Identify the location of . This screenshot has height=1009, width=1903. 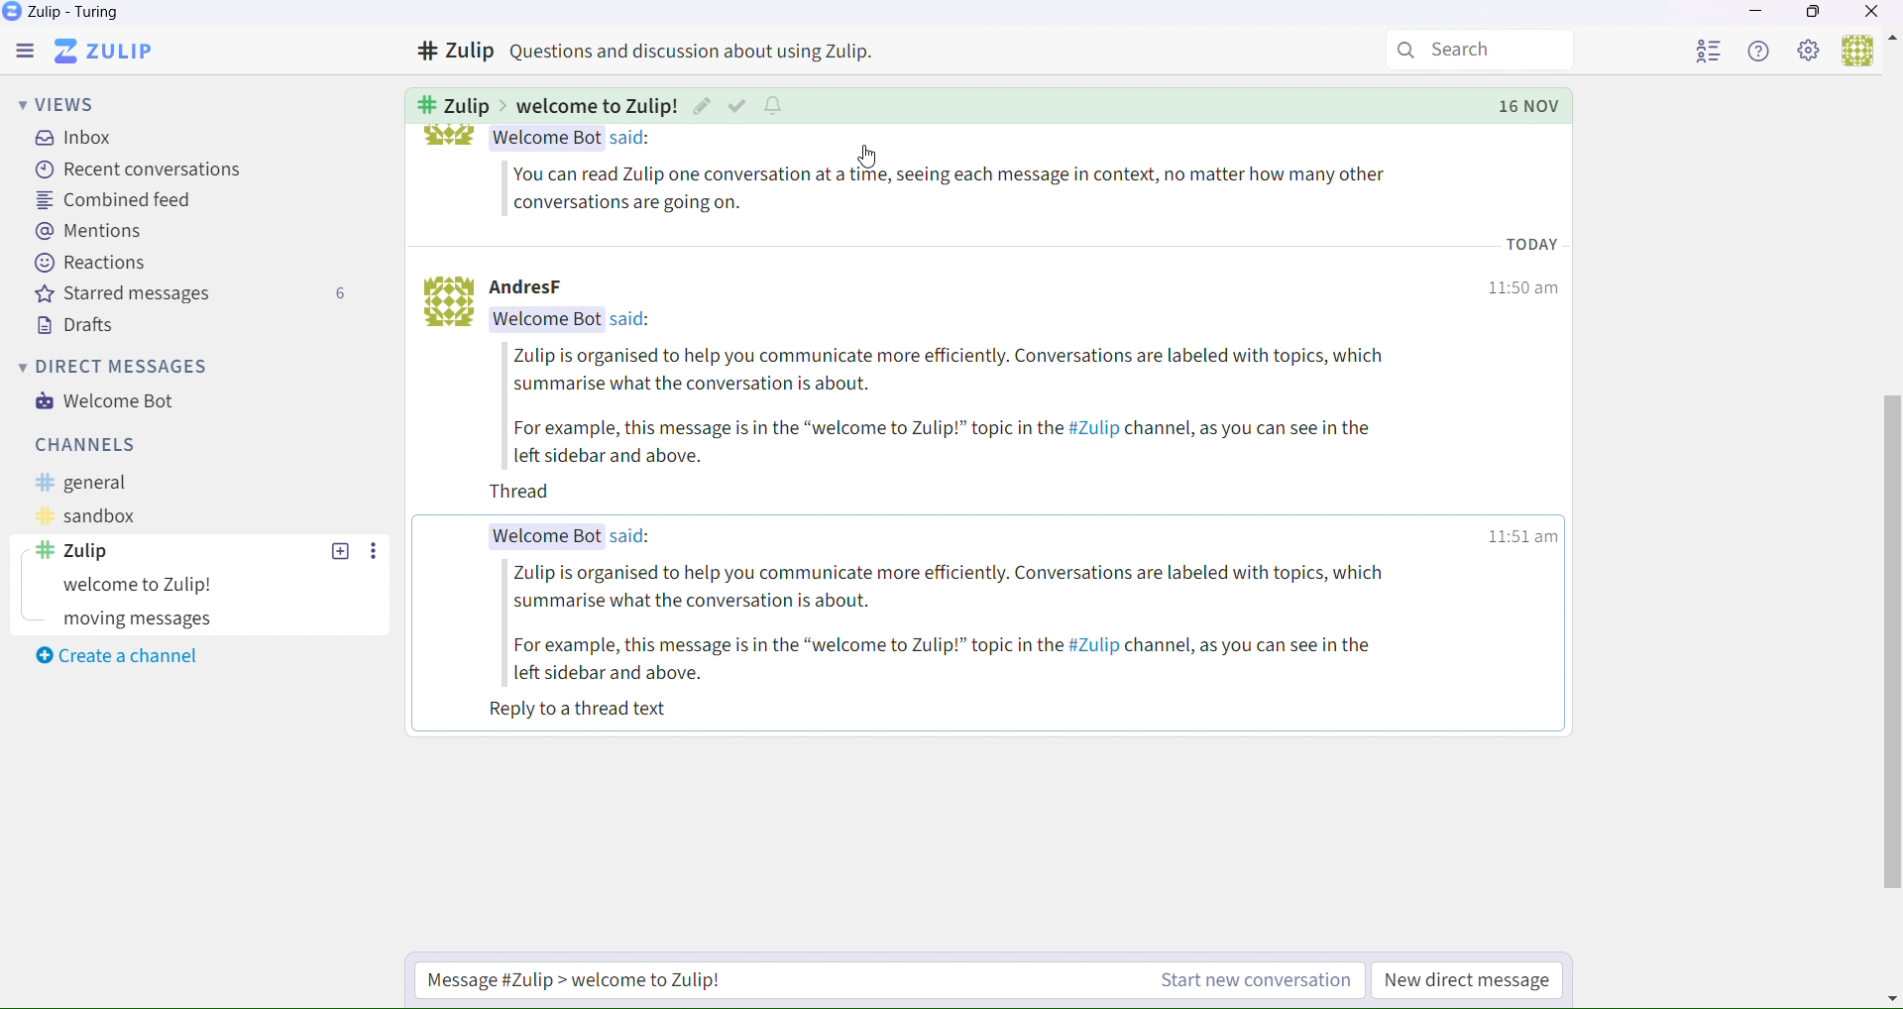
(693, 51).